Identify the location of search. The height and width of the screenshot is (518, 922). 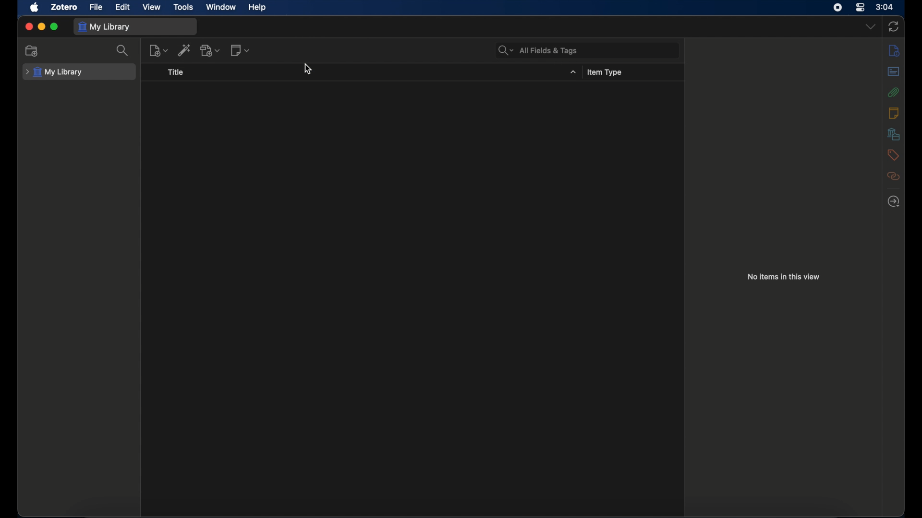
(124, 50).